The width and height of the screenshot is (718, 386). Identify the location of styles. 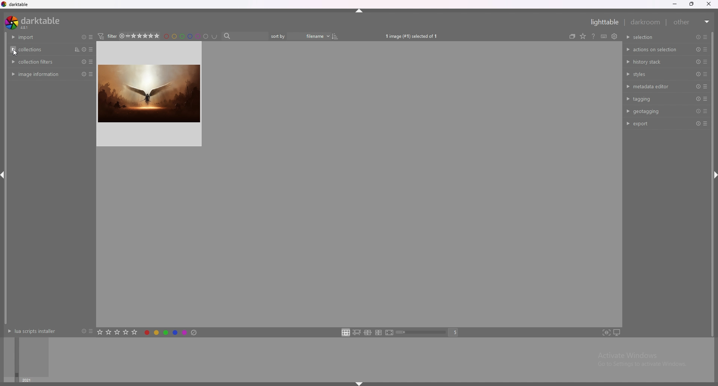
(656, 74).